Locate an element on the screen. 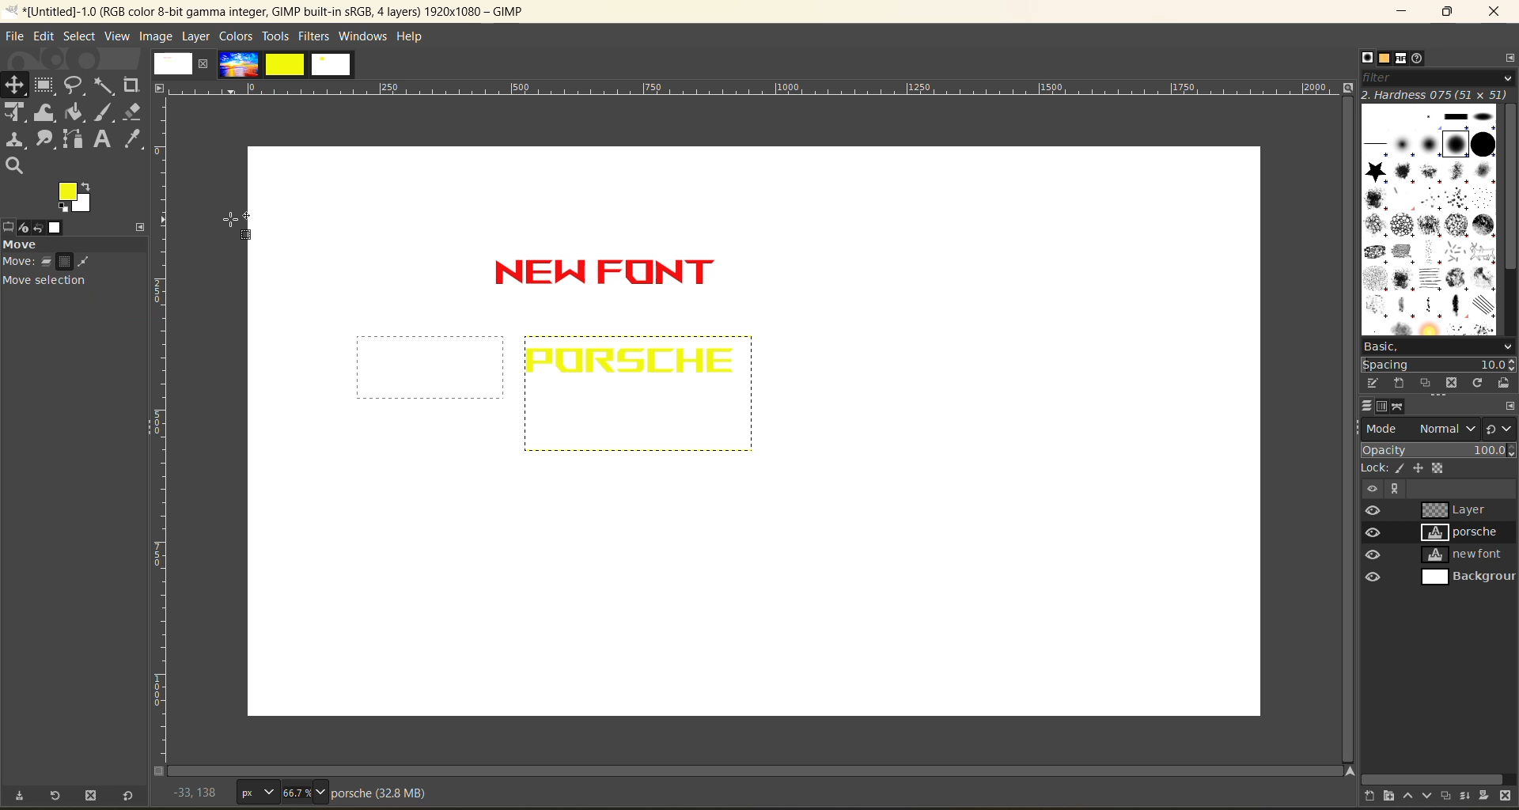  duplicate this brush is located at coordinates (1417, 382).